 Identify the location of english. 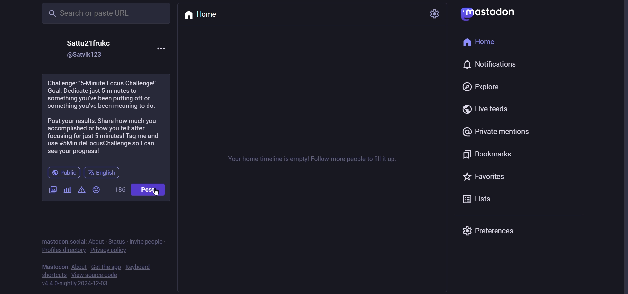
(105, 172).